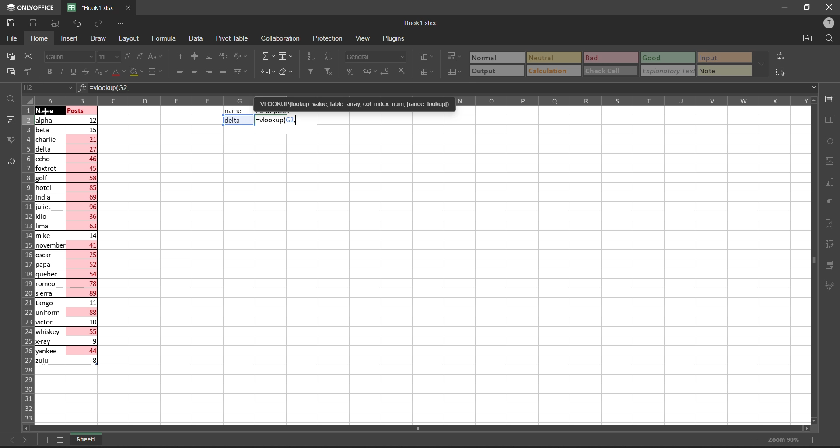 The image size is (840, 448). Describe the element at coordinates (81, 87) in the screenshot. I see `formula` at that location.